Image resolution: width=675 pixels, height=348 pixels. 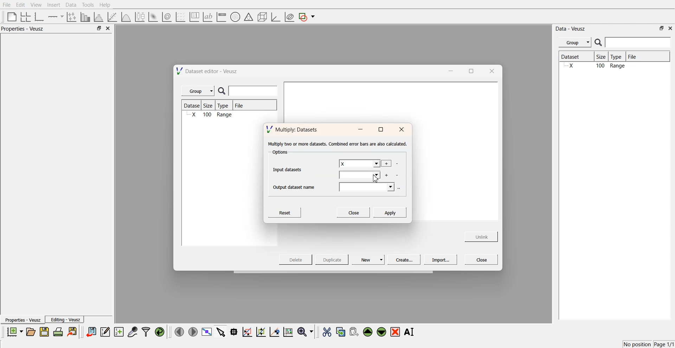 What do you see at coordinates (341, 331) in the screenshot?
I see `copy the selected widgets` at bounding box center [341, 331].